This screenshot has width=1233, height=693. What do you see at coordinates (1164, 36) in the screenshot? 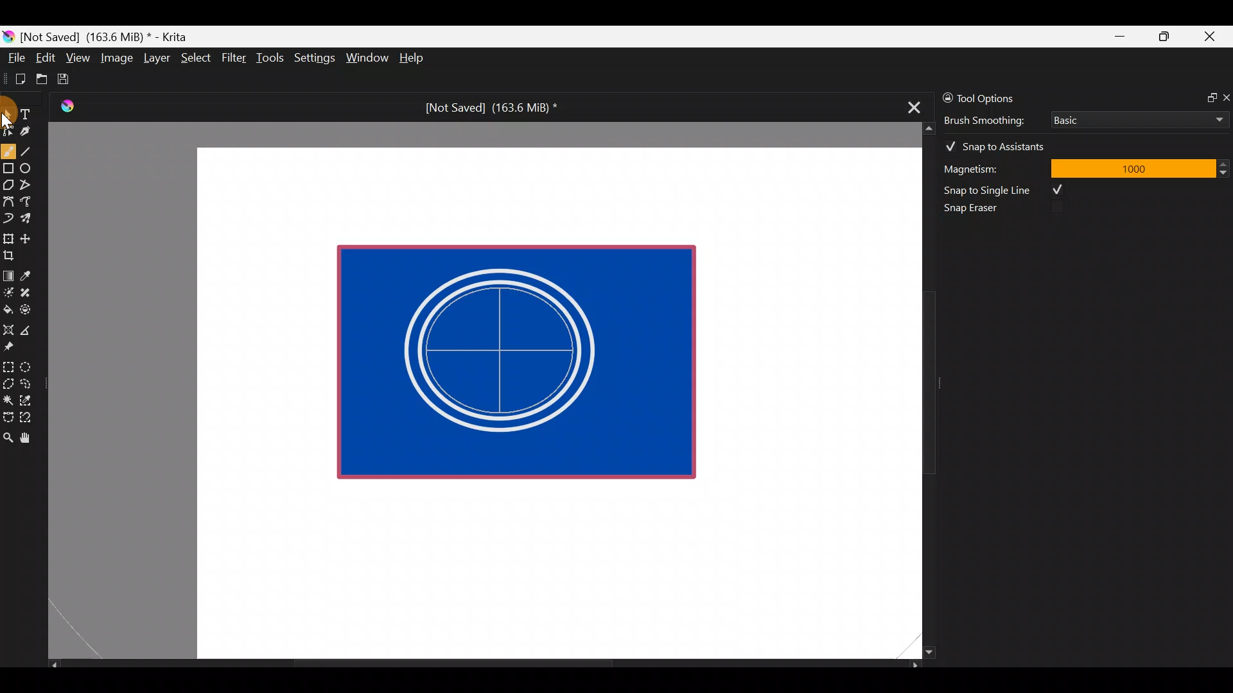
I see `Maximize` at bounding box center [1164, 36].